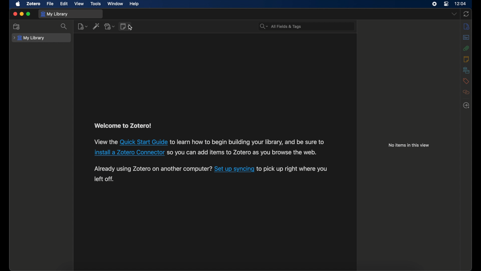  Describe the element at coordinates (54, 14) in the screenshot. I see `my library` at that location.